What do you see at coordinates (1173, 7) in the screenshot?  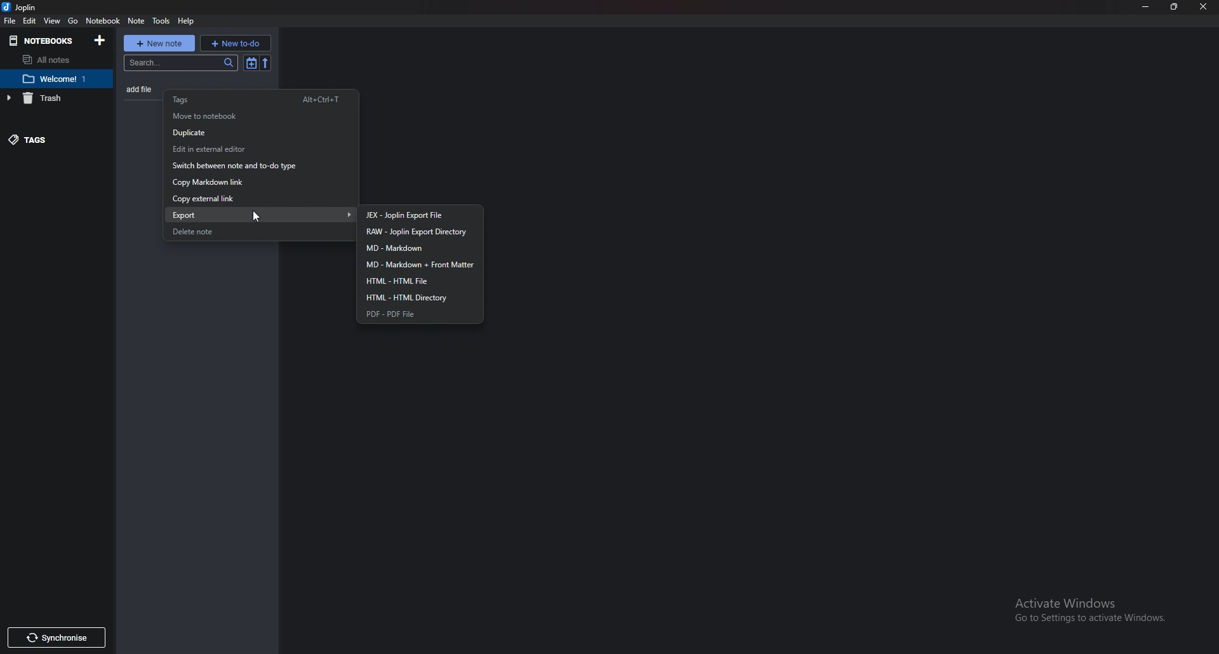 I see `Resize` at bounding box center [1173, 7].